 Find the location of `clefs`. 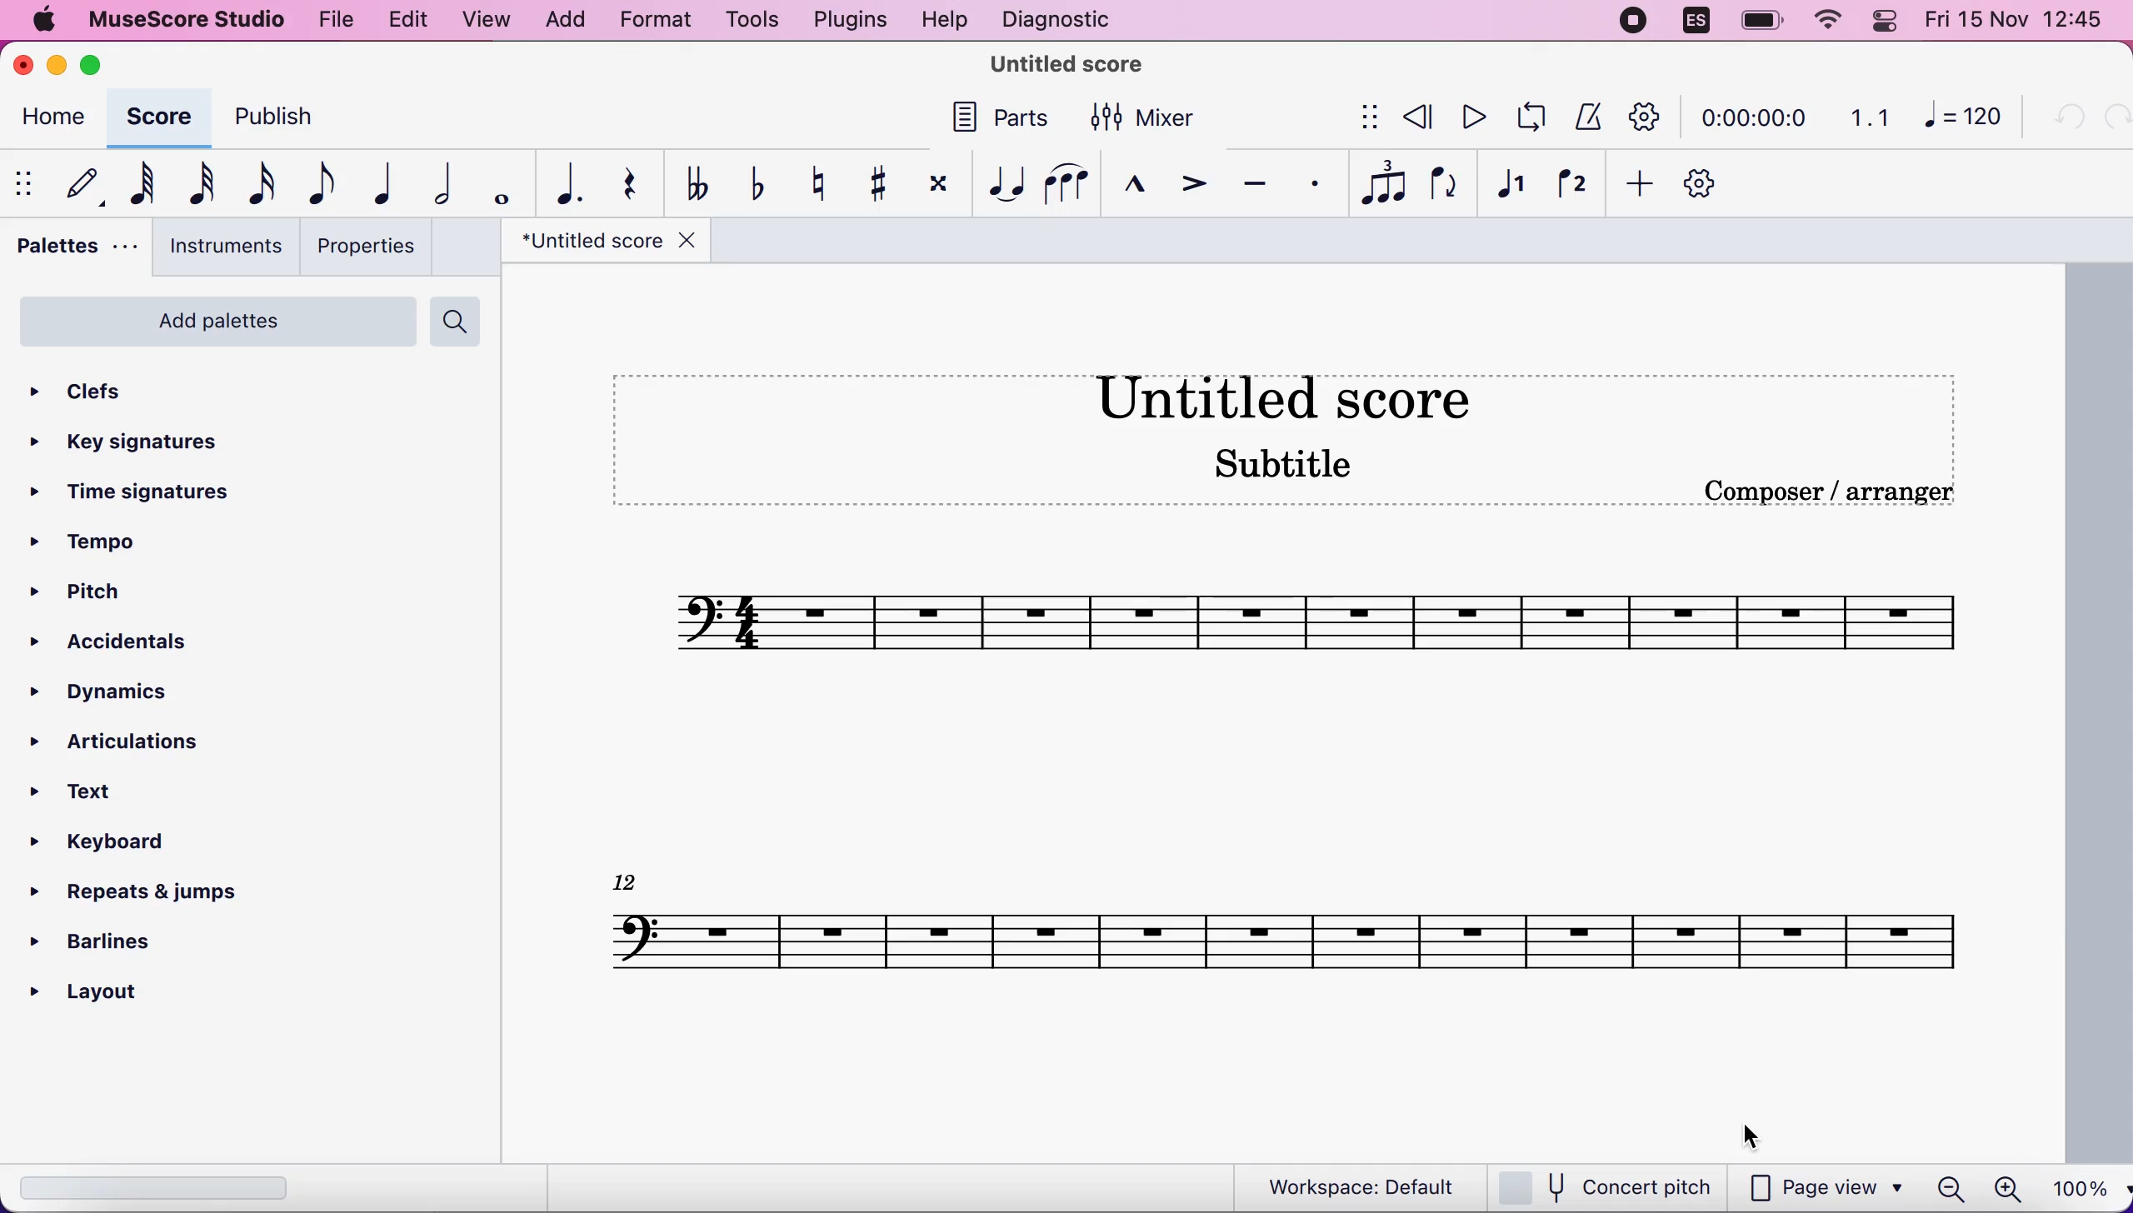

clefs is located at coordinates (108, 386).